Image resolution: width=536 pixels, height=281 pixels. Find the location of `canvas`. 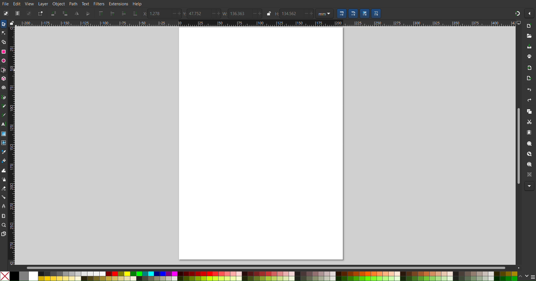

canvas is located at coordinates (261, 143).